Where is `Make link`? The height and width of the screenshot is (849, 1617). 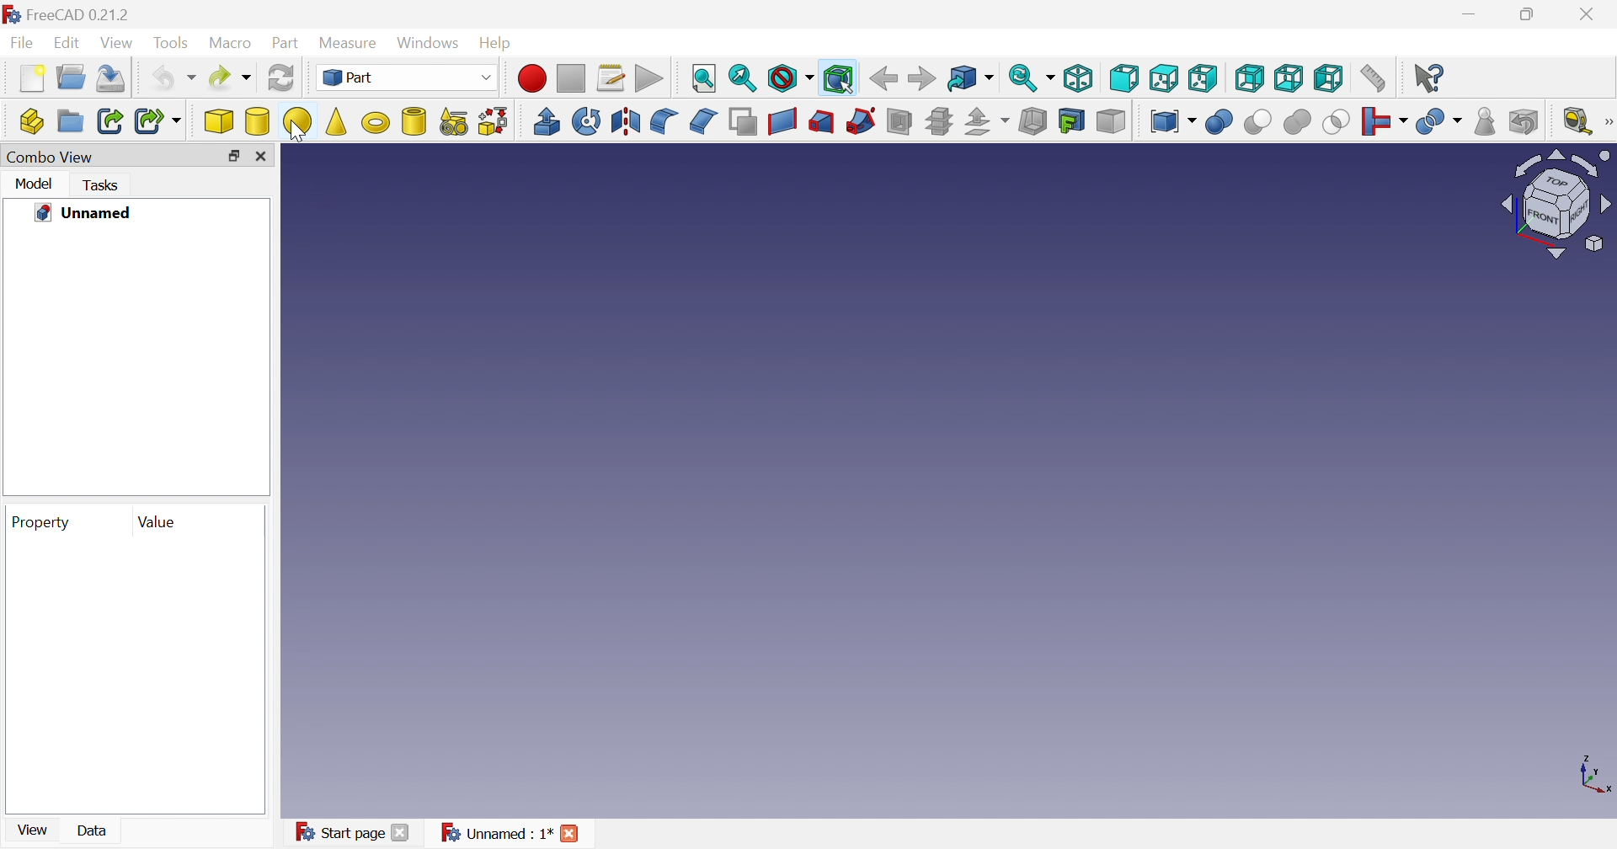
Make link is located at coordinates (110, 120).